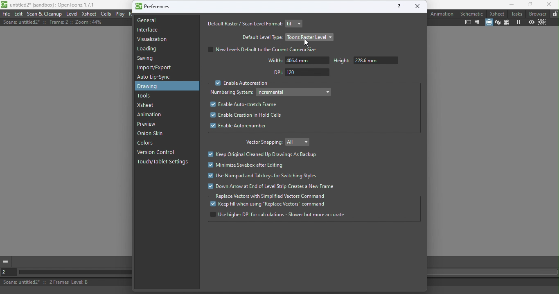 This screenshot has height=294, width=559. What do you see at coordinates (6, 260) in the screenshot?
I see `More options` at bounding box center [6, 260].